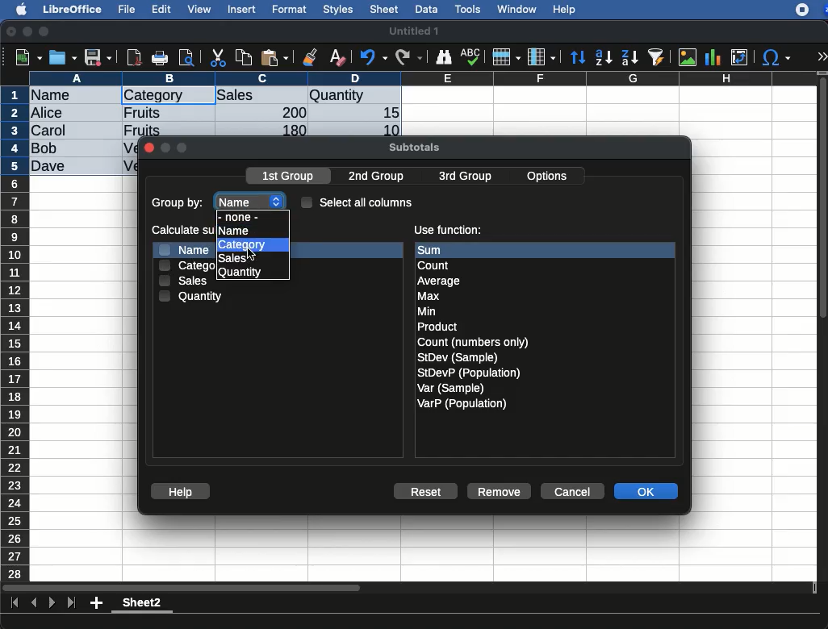 The image size is (828, 629). I want to click on first sheet, so click(16, 603).